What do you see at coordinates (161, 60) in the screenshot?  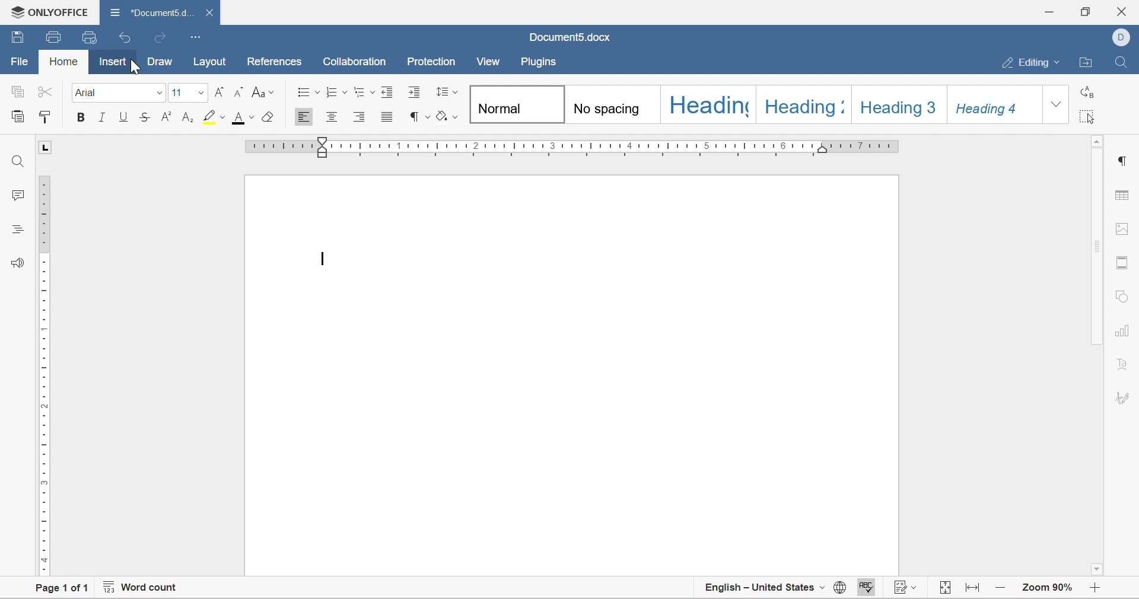 I see `draw` at bounding box center [161, 60].